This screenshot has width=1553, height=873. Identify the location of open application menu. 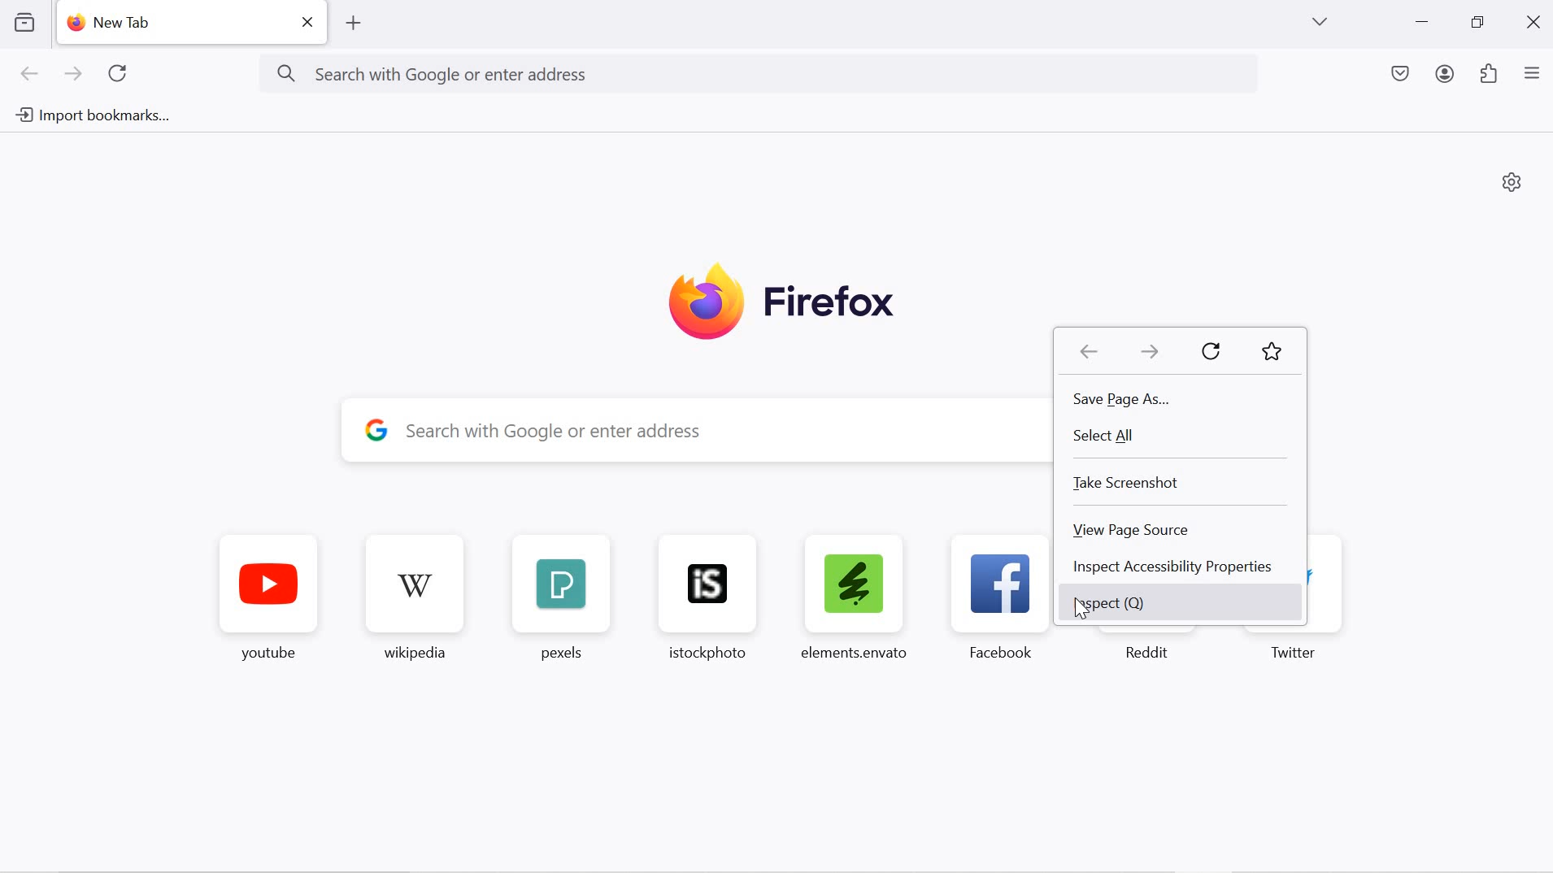
(1533, 72).